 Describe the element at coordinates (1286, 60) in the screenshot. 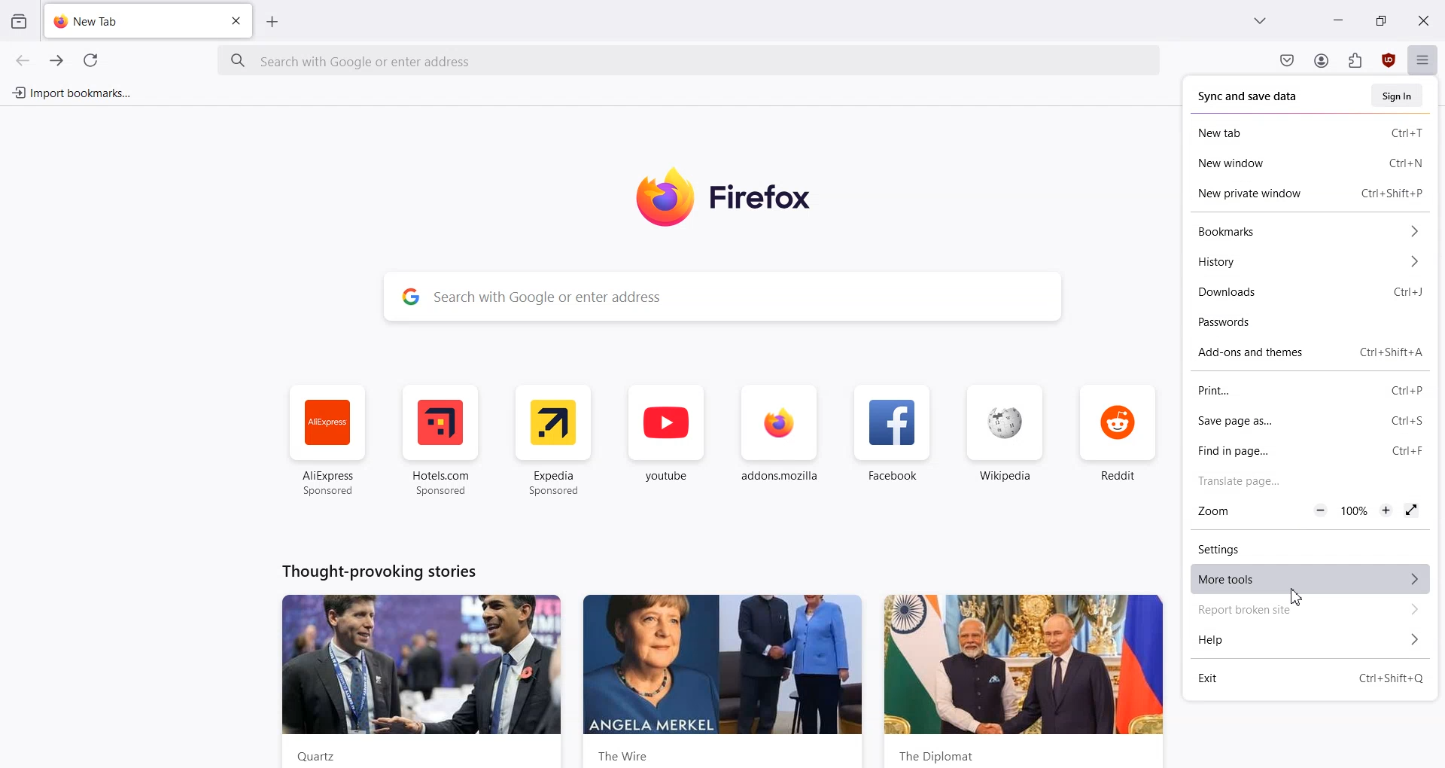

I see `Save to Pocket` at that location.